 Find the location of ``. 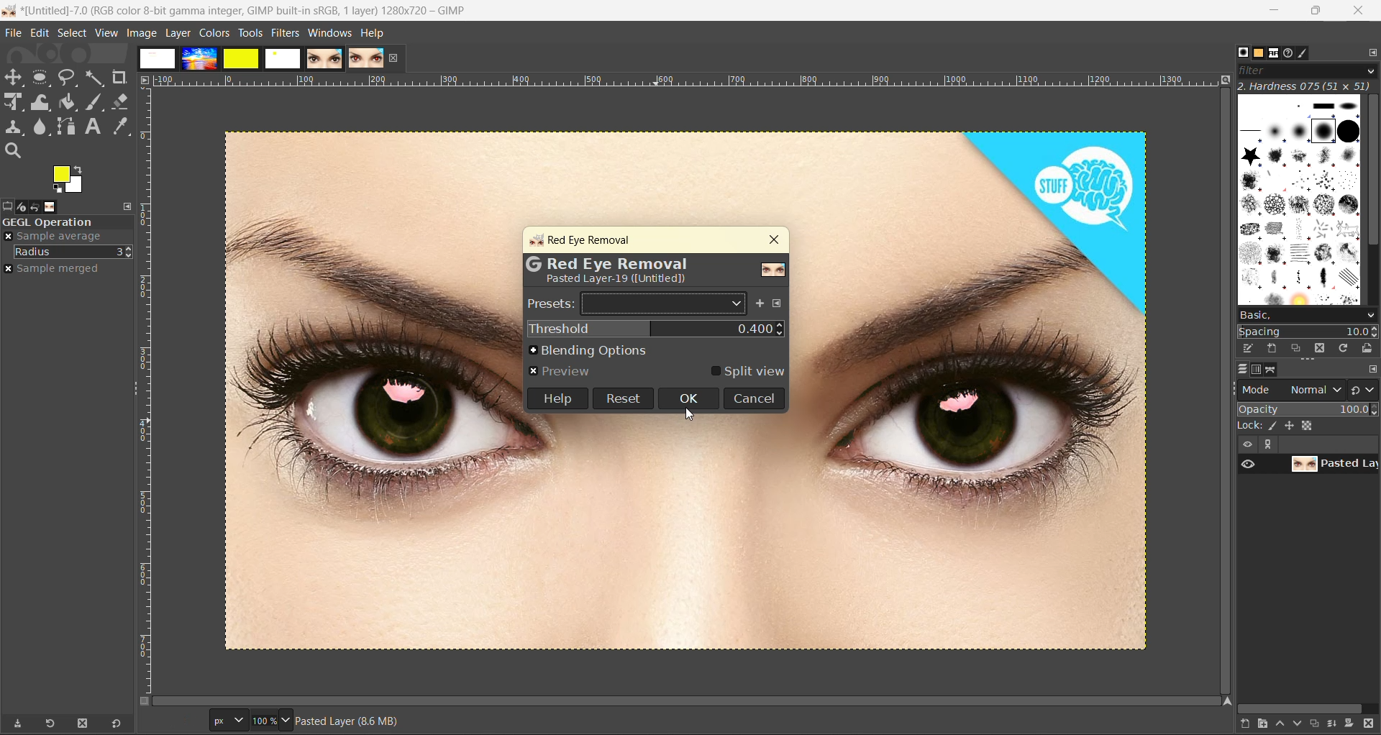

 is located at coordinates (1233, 50).